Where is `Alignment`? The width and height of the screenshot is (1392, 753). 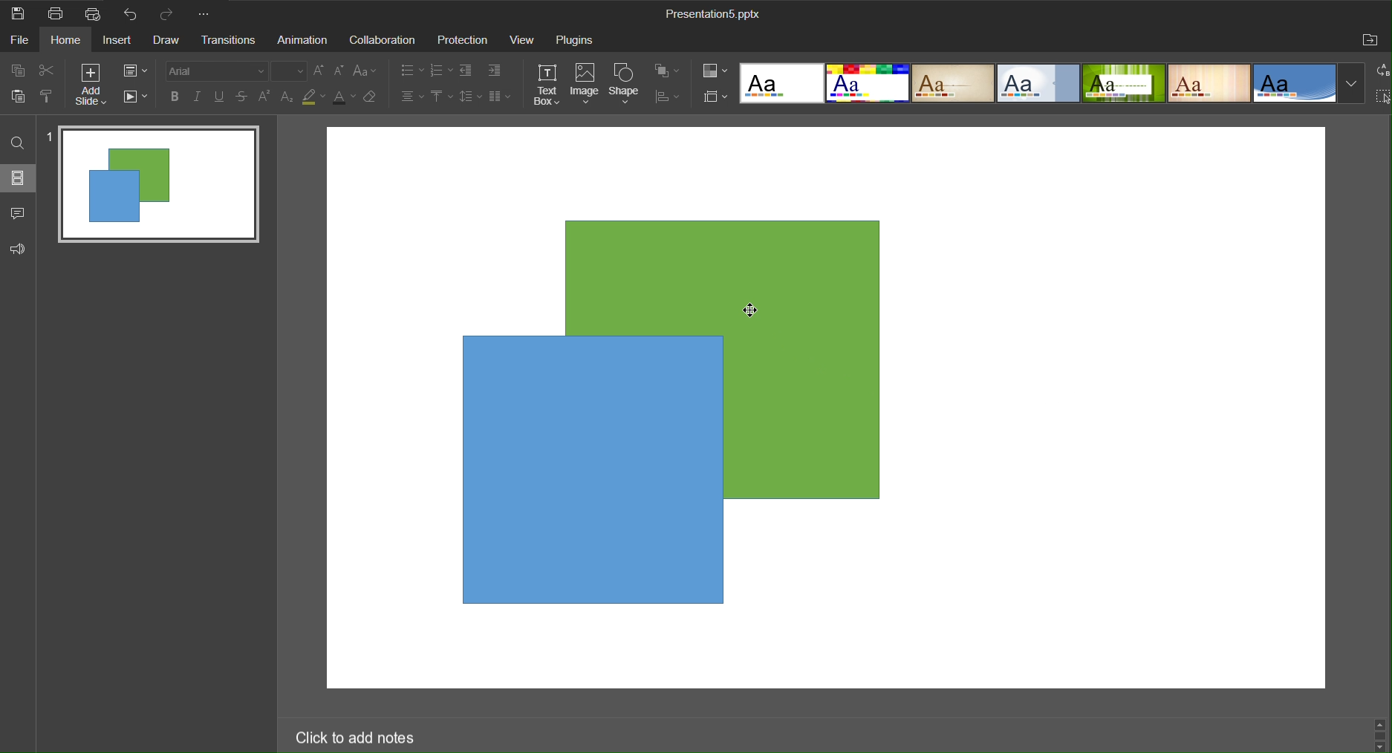 Alignment is located at coordinates (411, 97).